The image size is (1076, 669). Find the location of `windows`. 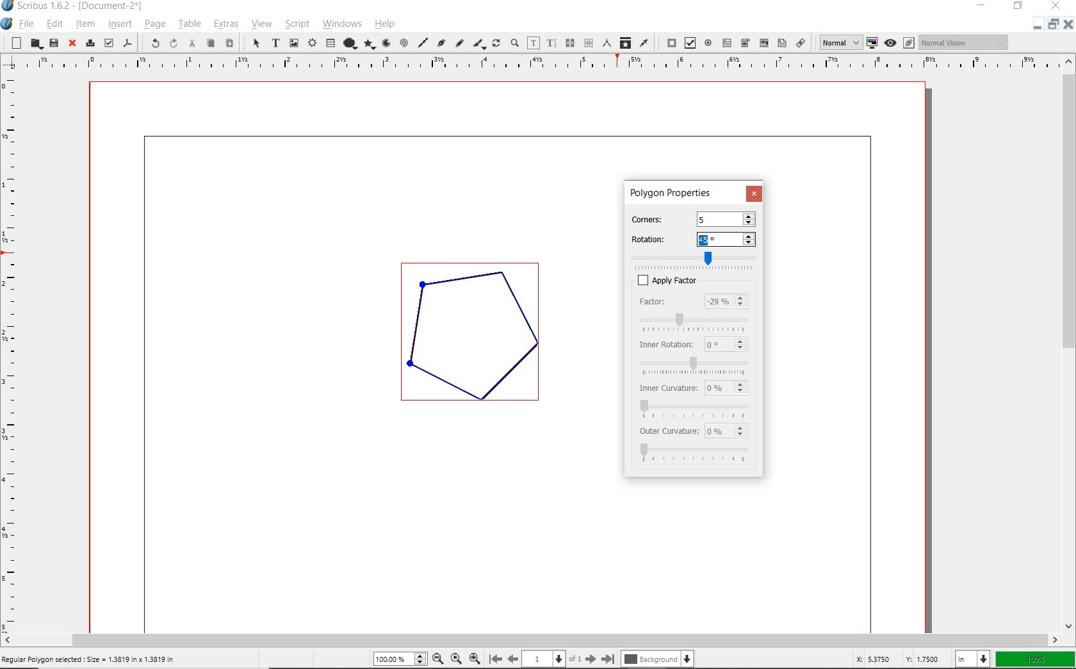

windows is located at coordinates (343, 24).